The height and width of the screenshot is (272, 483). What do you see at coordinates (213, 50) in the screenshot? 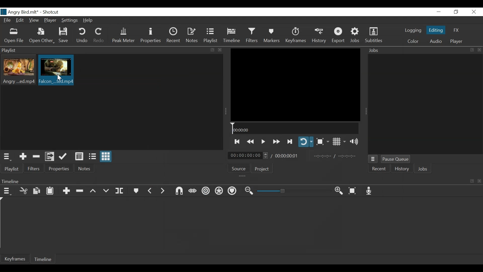
I see `copy` at bounding box center [213, 50].